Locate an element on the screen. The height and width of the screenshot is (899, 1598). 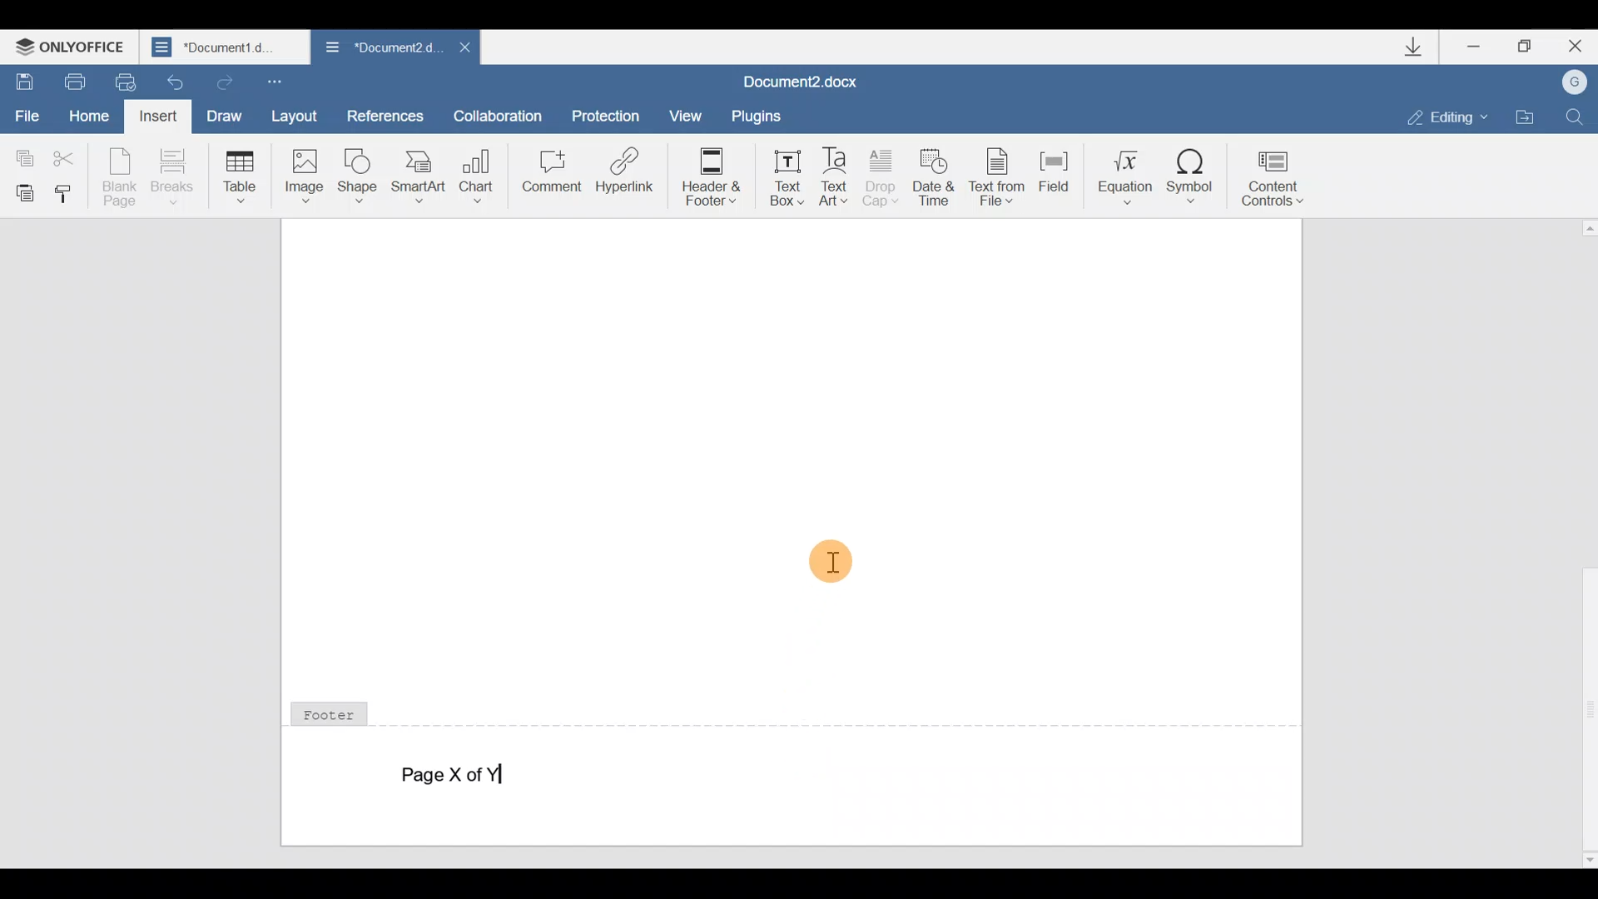
Open file location is located at coordinates (1527, 116).